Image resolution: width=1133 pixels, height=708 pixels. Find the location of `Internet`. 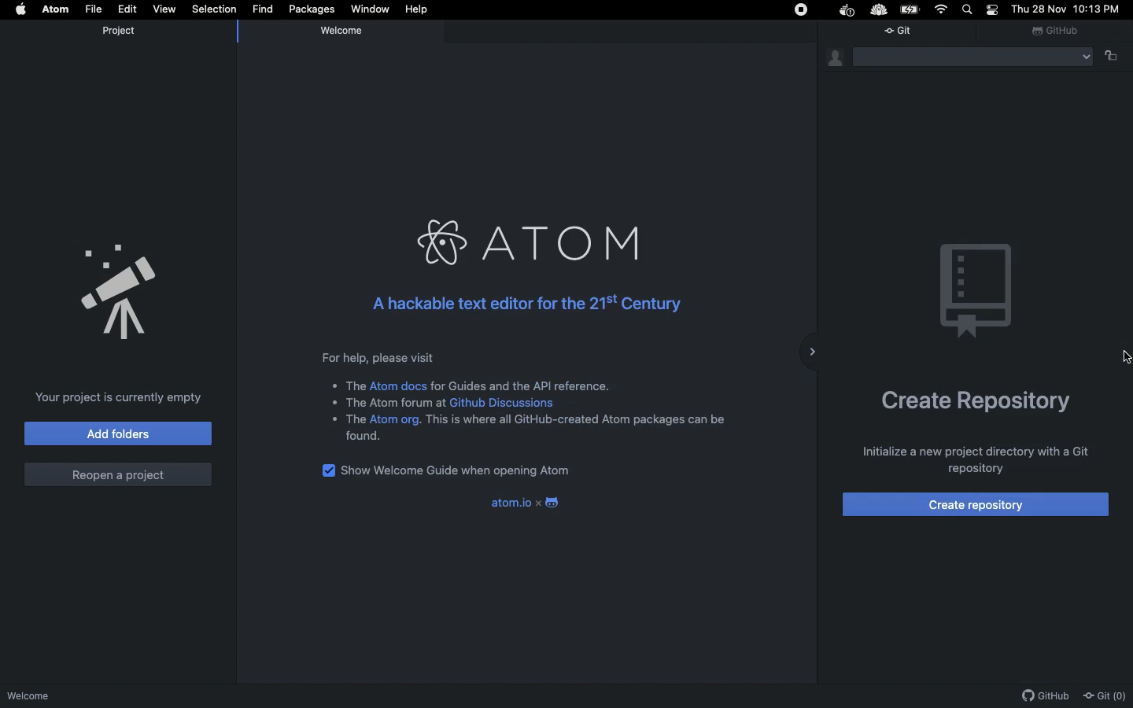

Internet is located at coordinates (943, 9).